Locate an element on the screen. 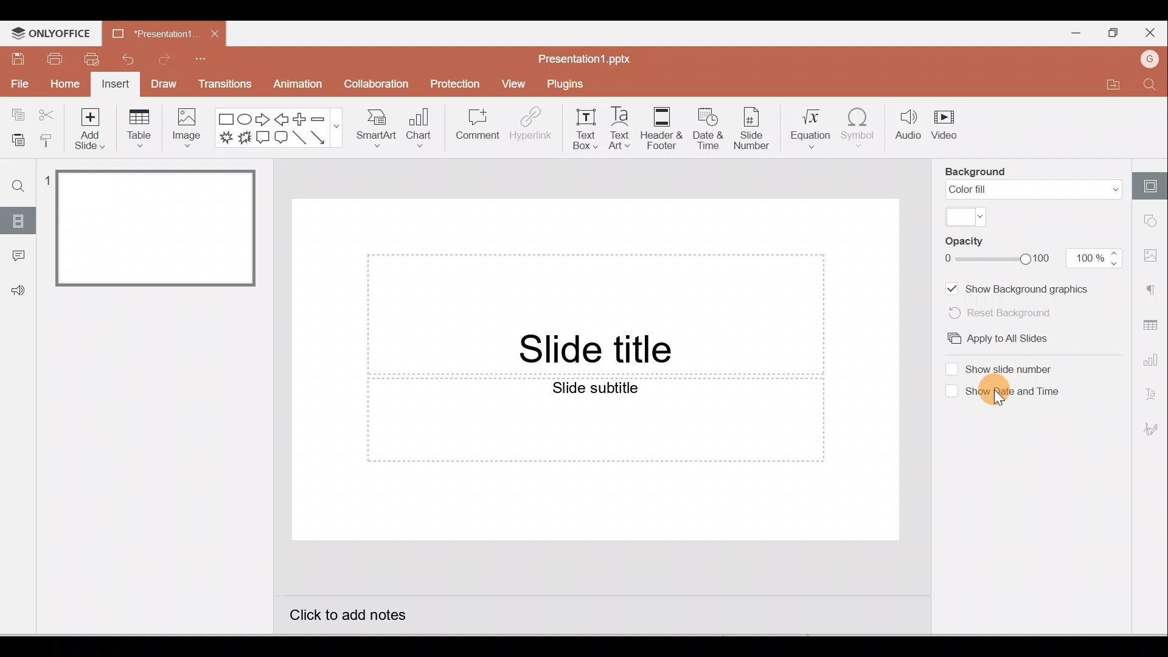 Image resolution: width=1168 pixels, height=657 pixels. Background is located at coordinates (978, 172).